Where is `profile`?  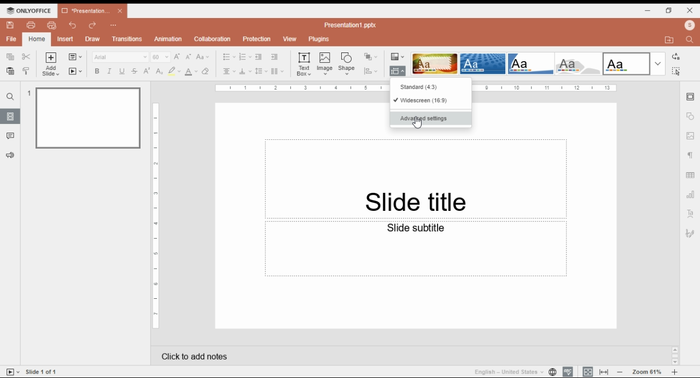 profile is located at coordinates (690, 25).